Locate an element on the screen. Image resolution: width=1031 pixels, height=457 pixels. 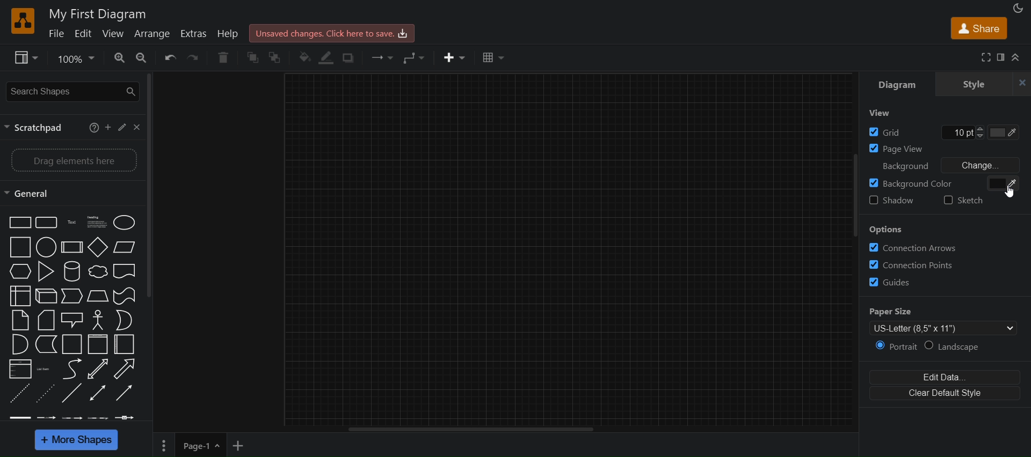
guides is located at coordinates (944, 283).